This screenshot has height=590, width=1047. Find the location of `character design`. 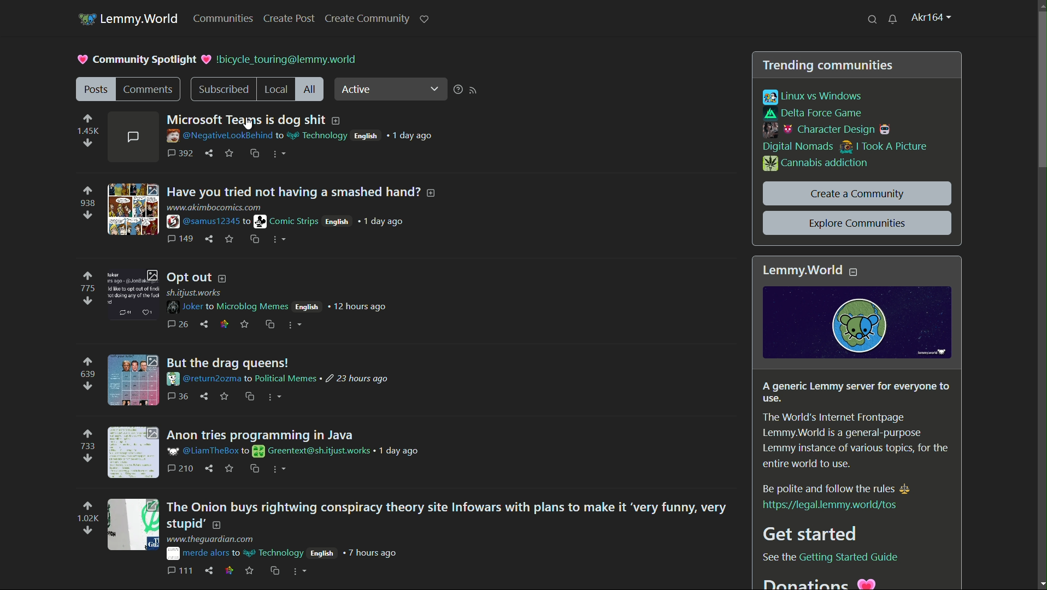

character design is located at coordinates (831, 130).